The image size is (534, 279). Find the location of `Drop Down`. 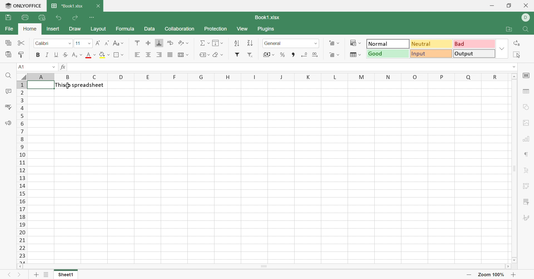

Drop Down is located at coordinates (90, 43).